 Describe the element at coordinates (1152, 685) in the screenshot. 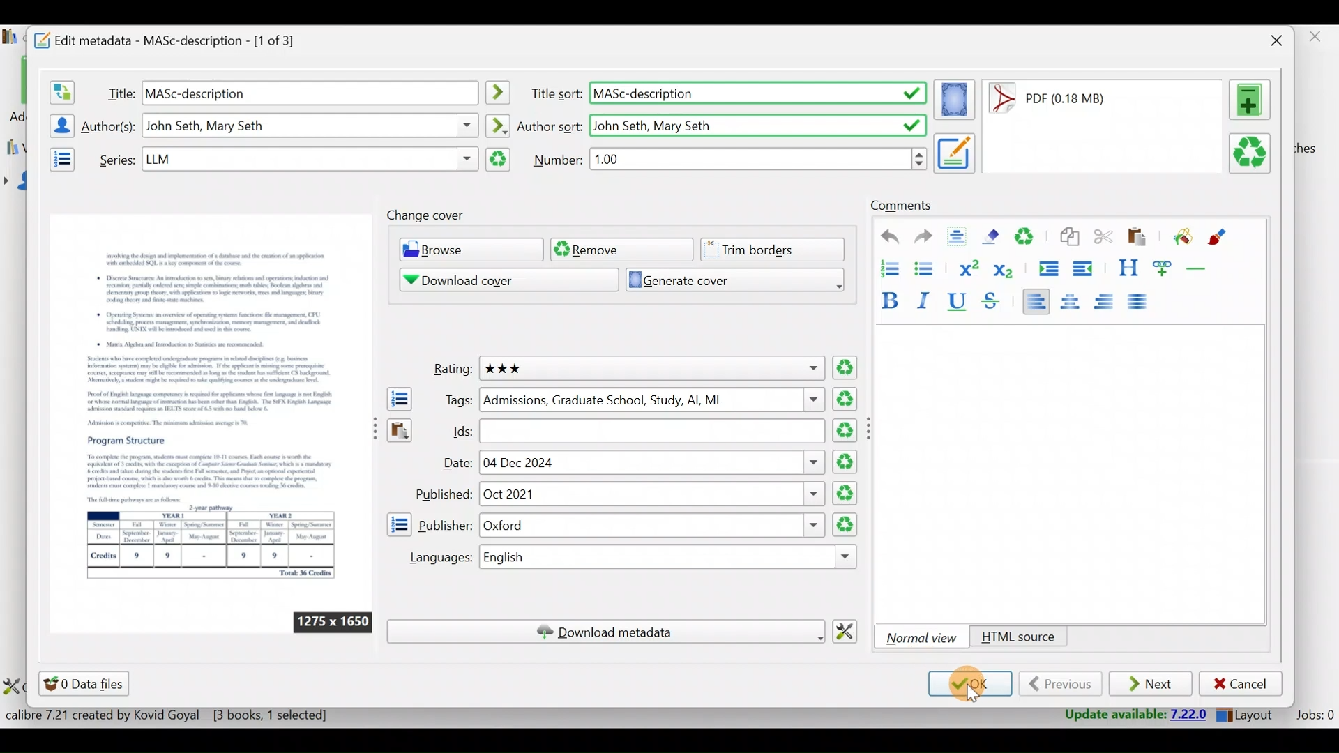

I see `Next` at that location.